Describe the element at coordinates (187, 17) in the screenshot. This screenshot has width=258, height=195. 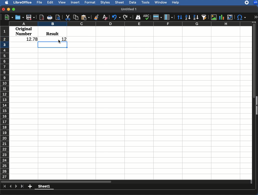
I see `Ascending` at that location.